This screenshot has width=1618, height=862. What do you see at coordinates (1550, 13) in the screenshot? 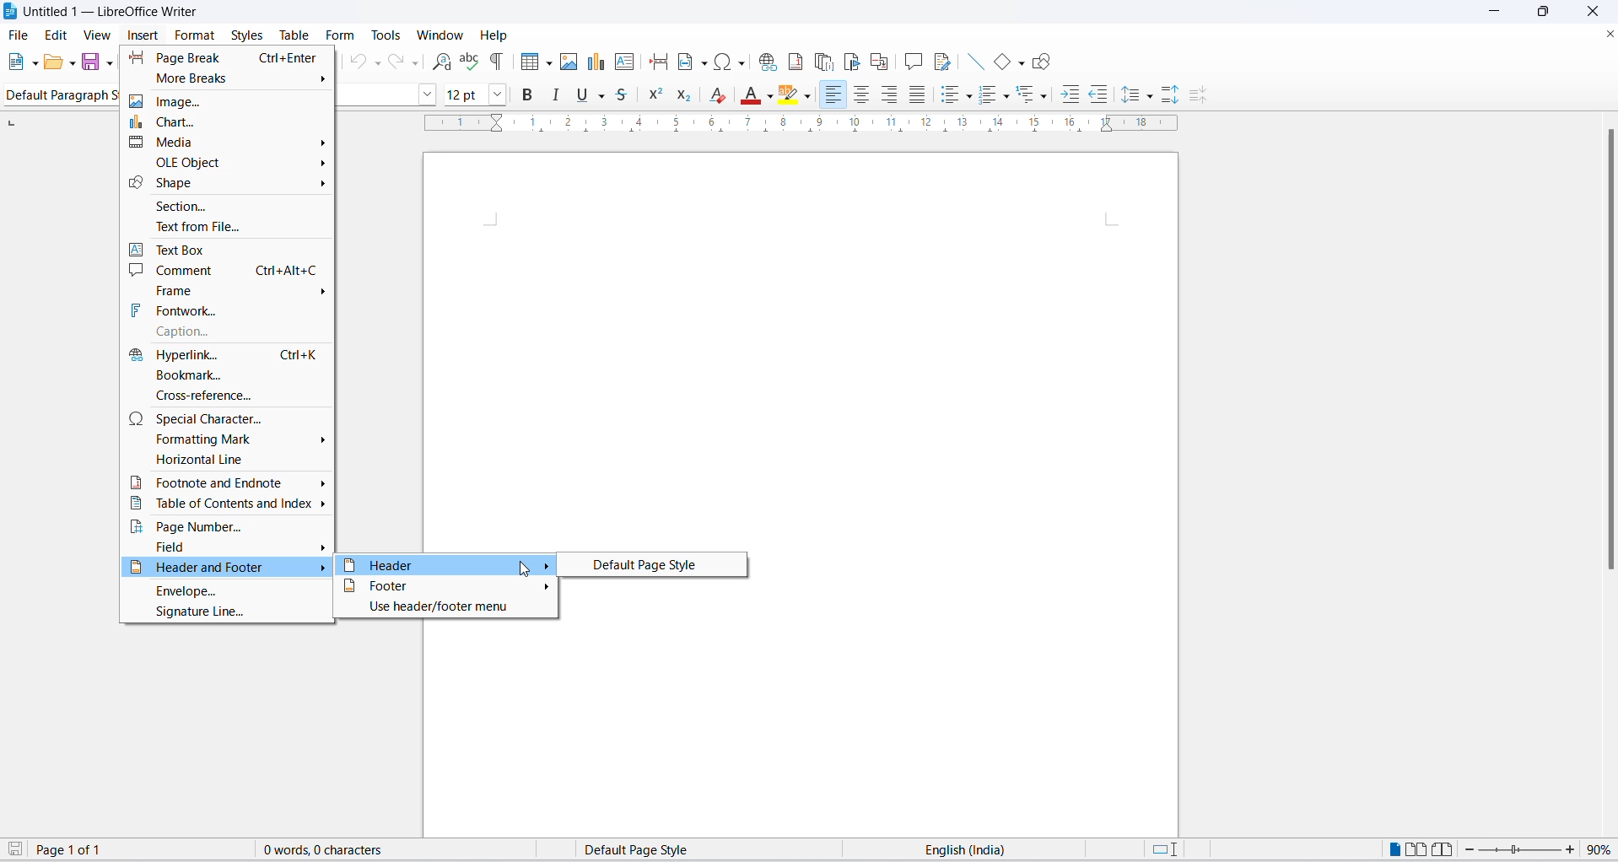
I see `maximize` at bounding box center [1550, 13].